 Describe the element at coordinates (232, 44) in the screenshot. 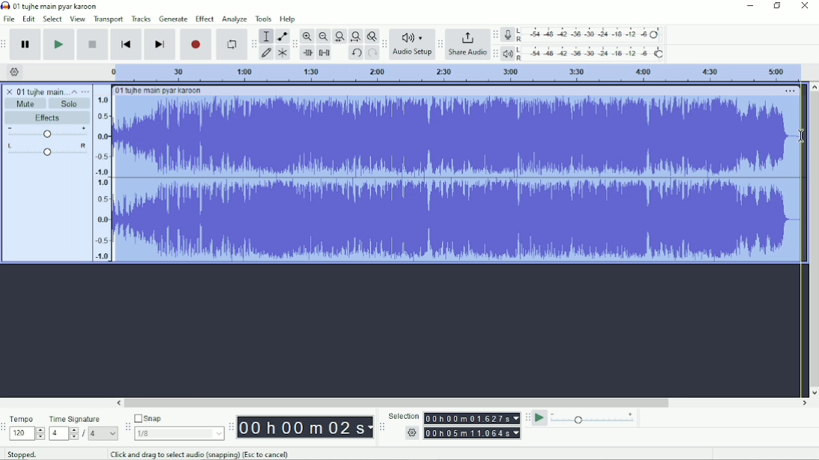

I see `Enable looping` at that location.